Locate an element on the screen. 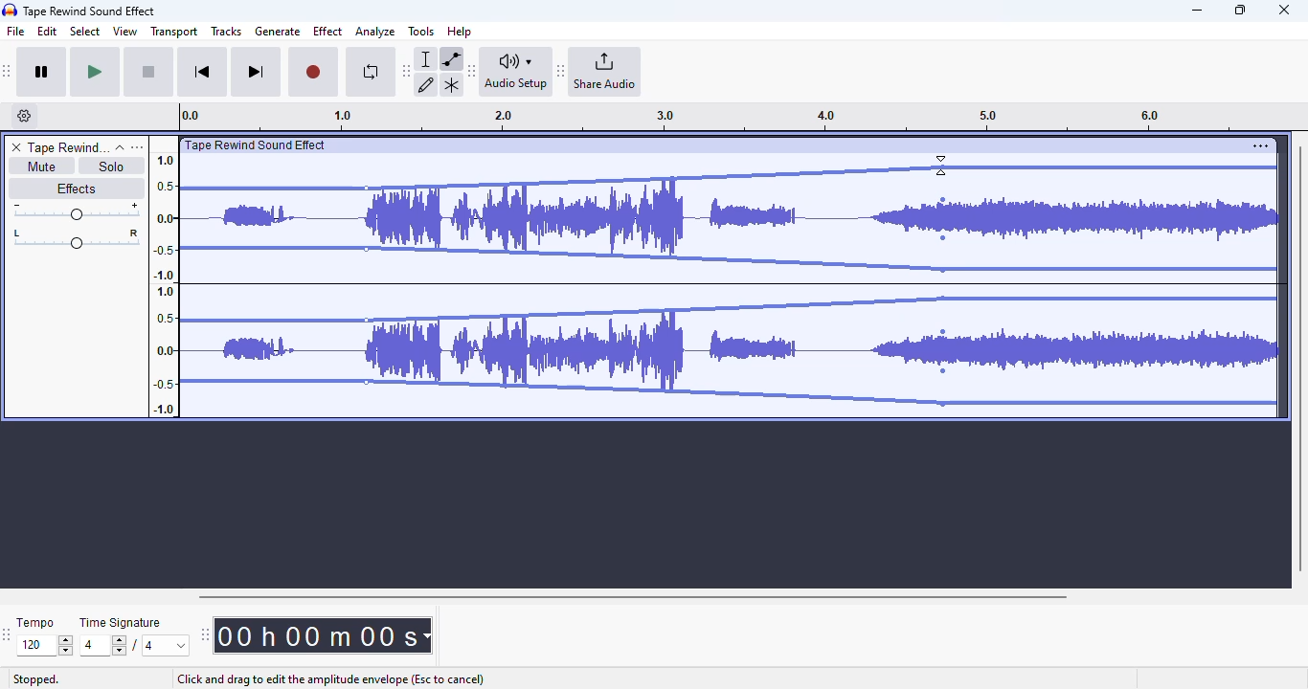  pause is located at coordinates (42, 73).